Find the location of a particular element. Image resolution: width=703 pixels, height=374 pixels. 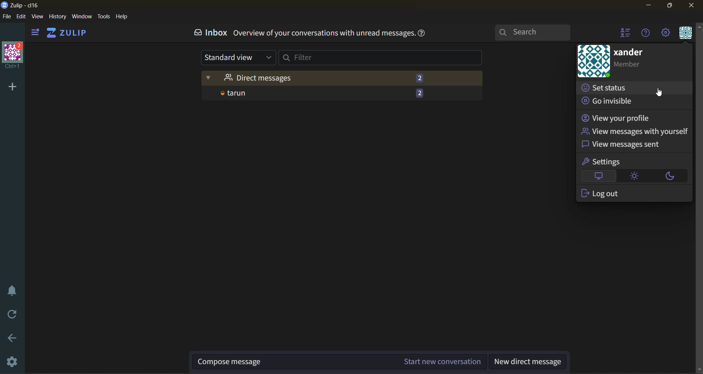

search is located at coordinates (536, 33).